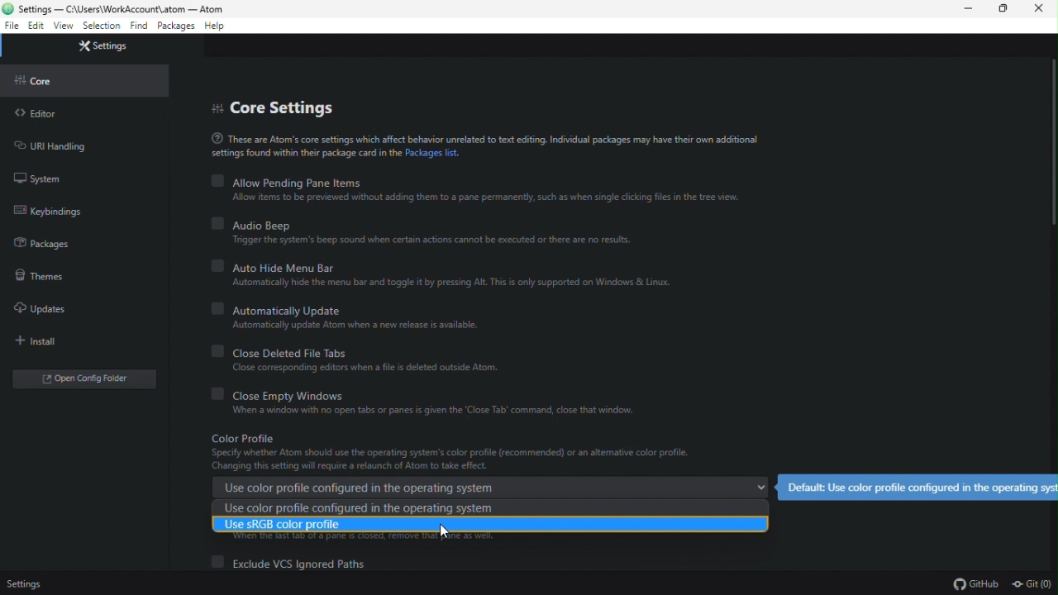 The image size is (1058, 595). Describe the element at coordinates (64, 26) in the screenshot. I see `view ` at that location.